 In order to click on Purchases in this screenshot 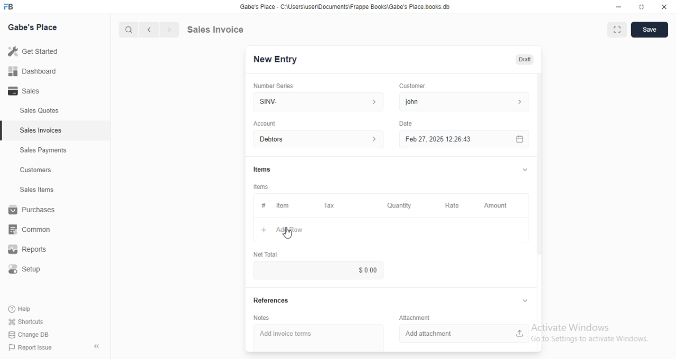, I will do `click(31, 210)`.